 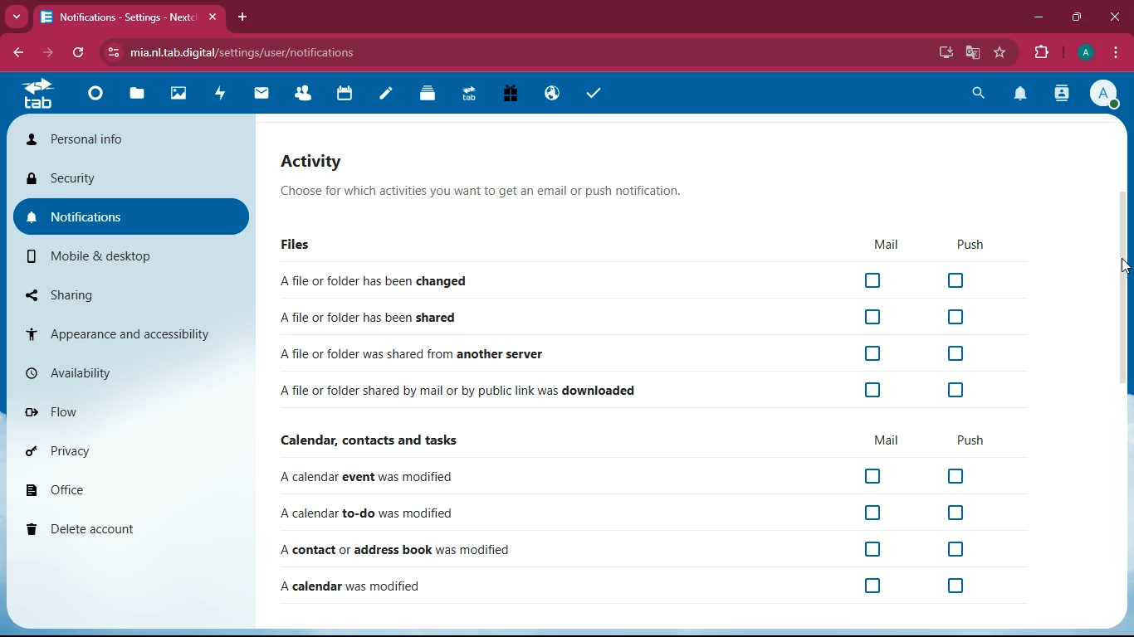 What do you see at coordinates (624, 590) in the screenshot?
I see `A calendar was modified` at bounding box center [624, 590].